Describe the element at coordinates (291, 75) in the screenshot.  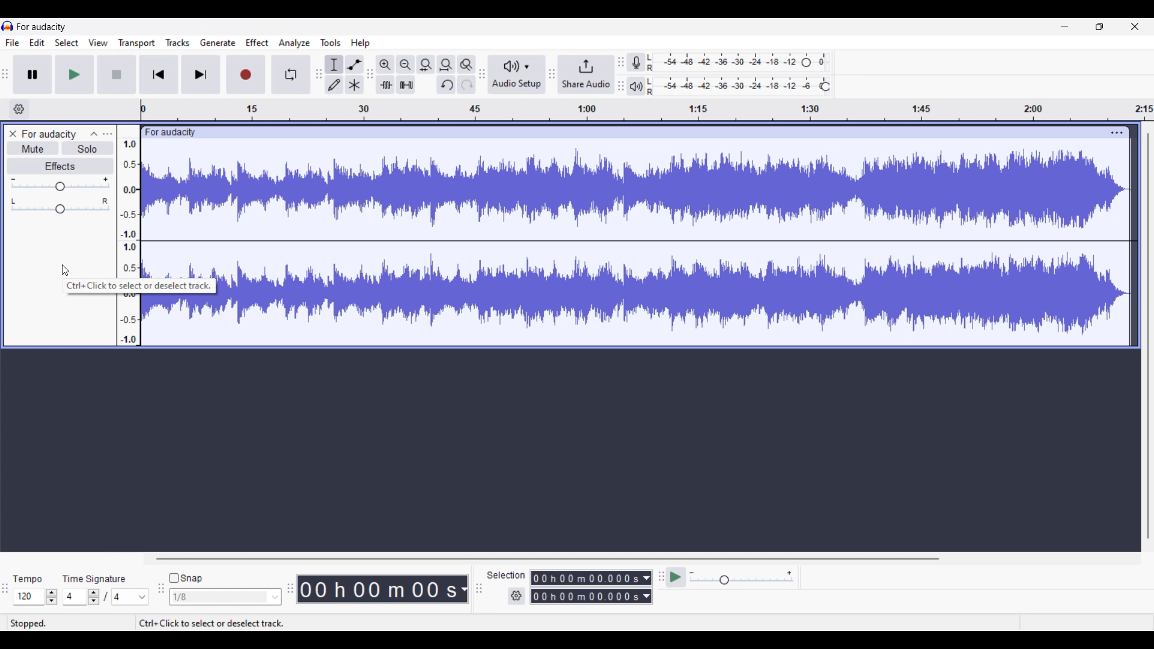
I see `Enable looping` at that location.